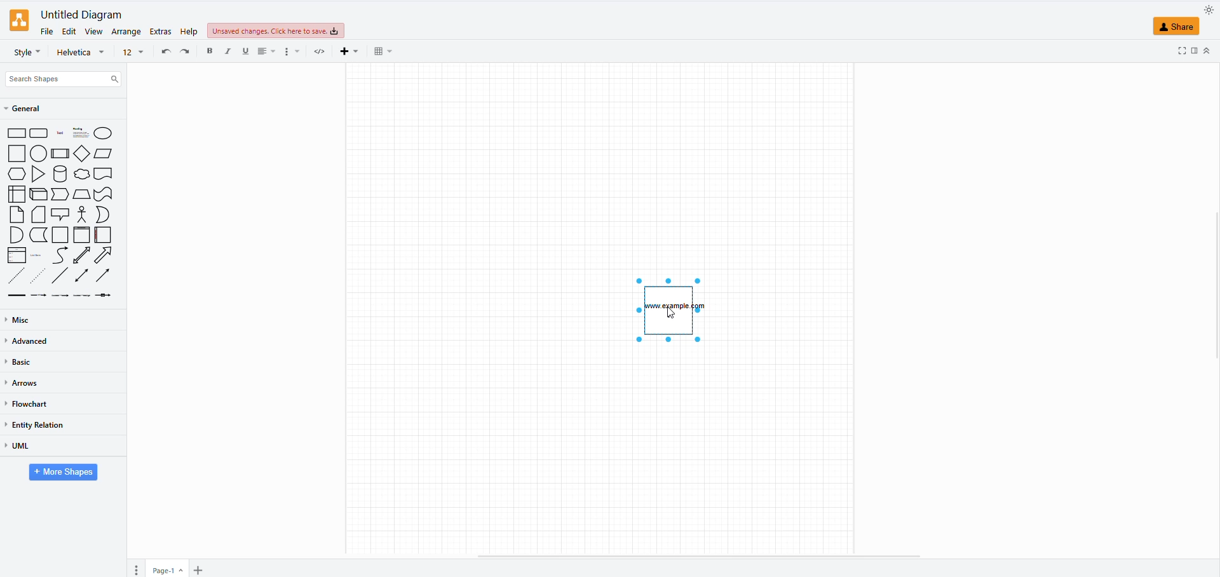 This screenshot has width=1220, height=577. Describe the element at coordinates (40, 297) in the screenshot. I see `connector with label` at that location.